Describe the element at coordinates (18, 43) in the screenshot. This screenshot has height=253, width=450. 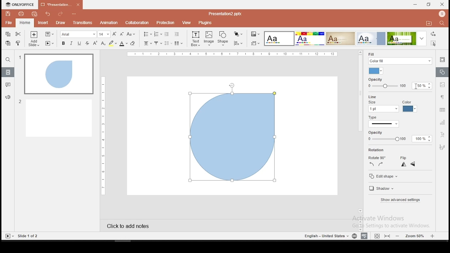
I see `clone formatting` at that location.